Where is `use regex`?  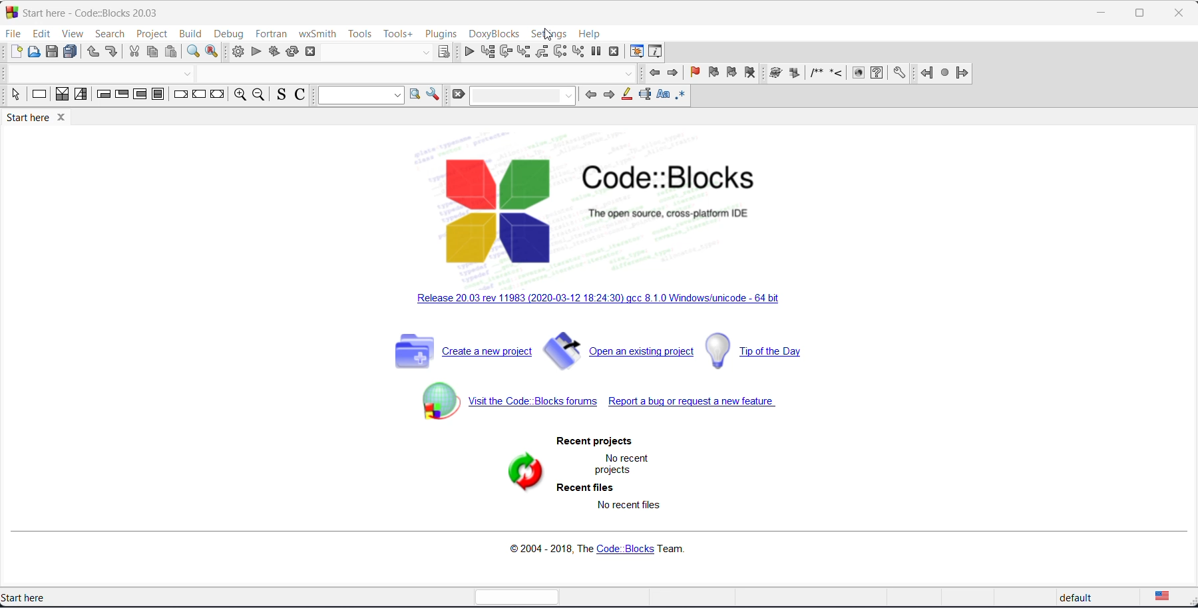
use regex is located at coordinates (681, 94).